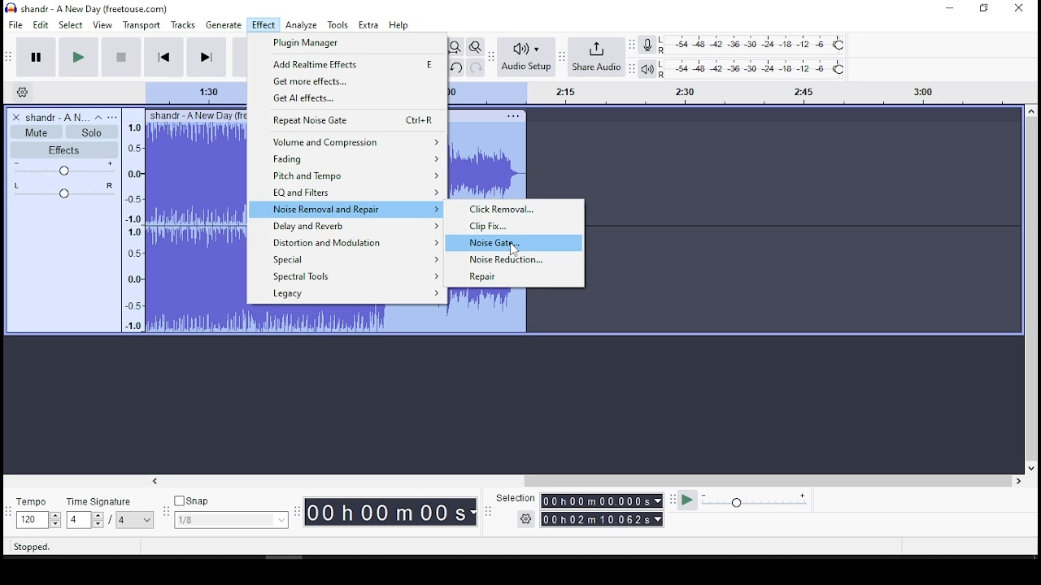 The image size is (1041, 585). Describe the element at coordinates (230, 513) in the screenshot. I see `snap` at that location.